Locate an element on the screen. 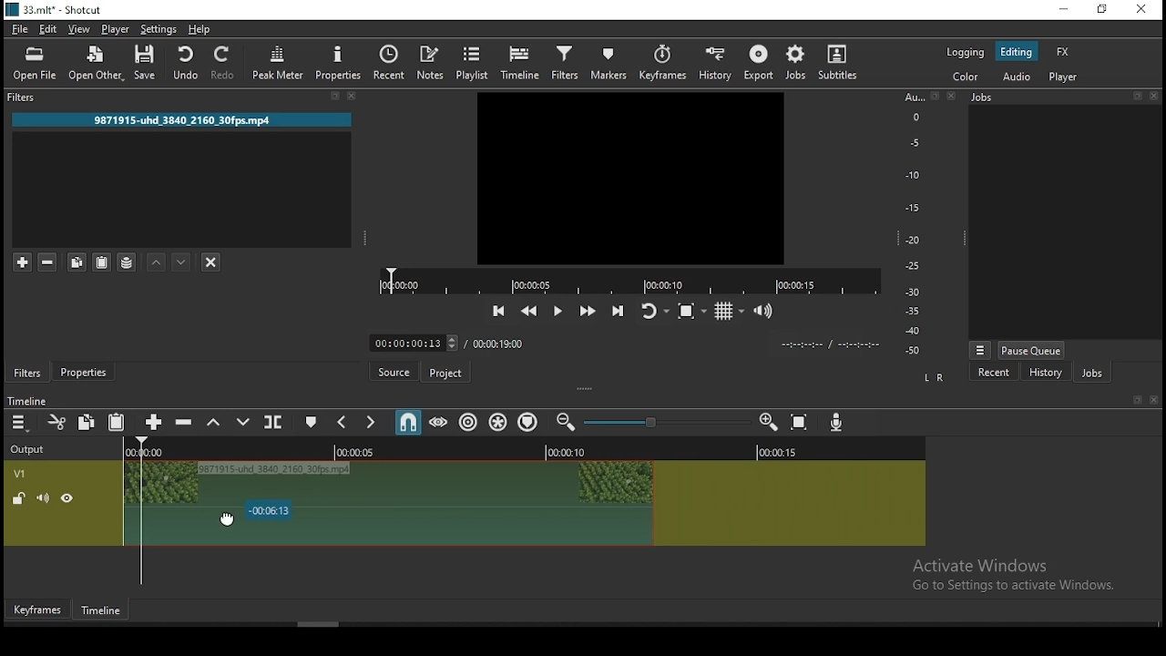  9871915-uhd 3840 2160_30fps.mp4 is located at coordinates (184, 119).